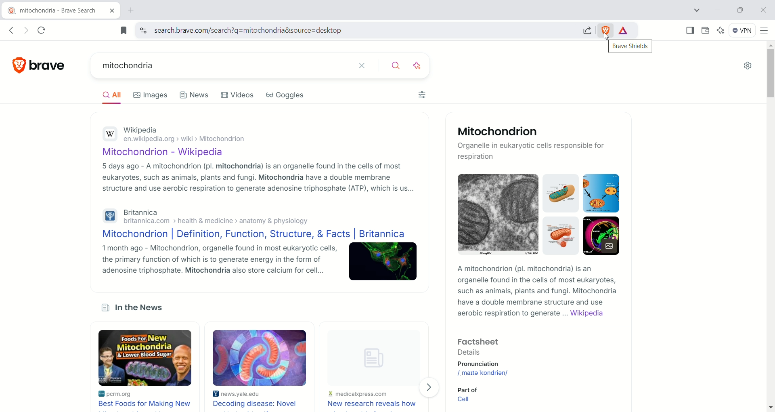 The width and height of the screenshot is (775, 412). Describe the element at coordinates (369, 354) in the screenshot. I see `Image` at that location.